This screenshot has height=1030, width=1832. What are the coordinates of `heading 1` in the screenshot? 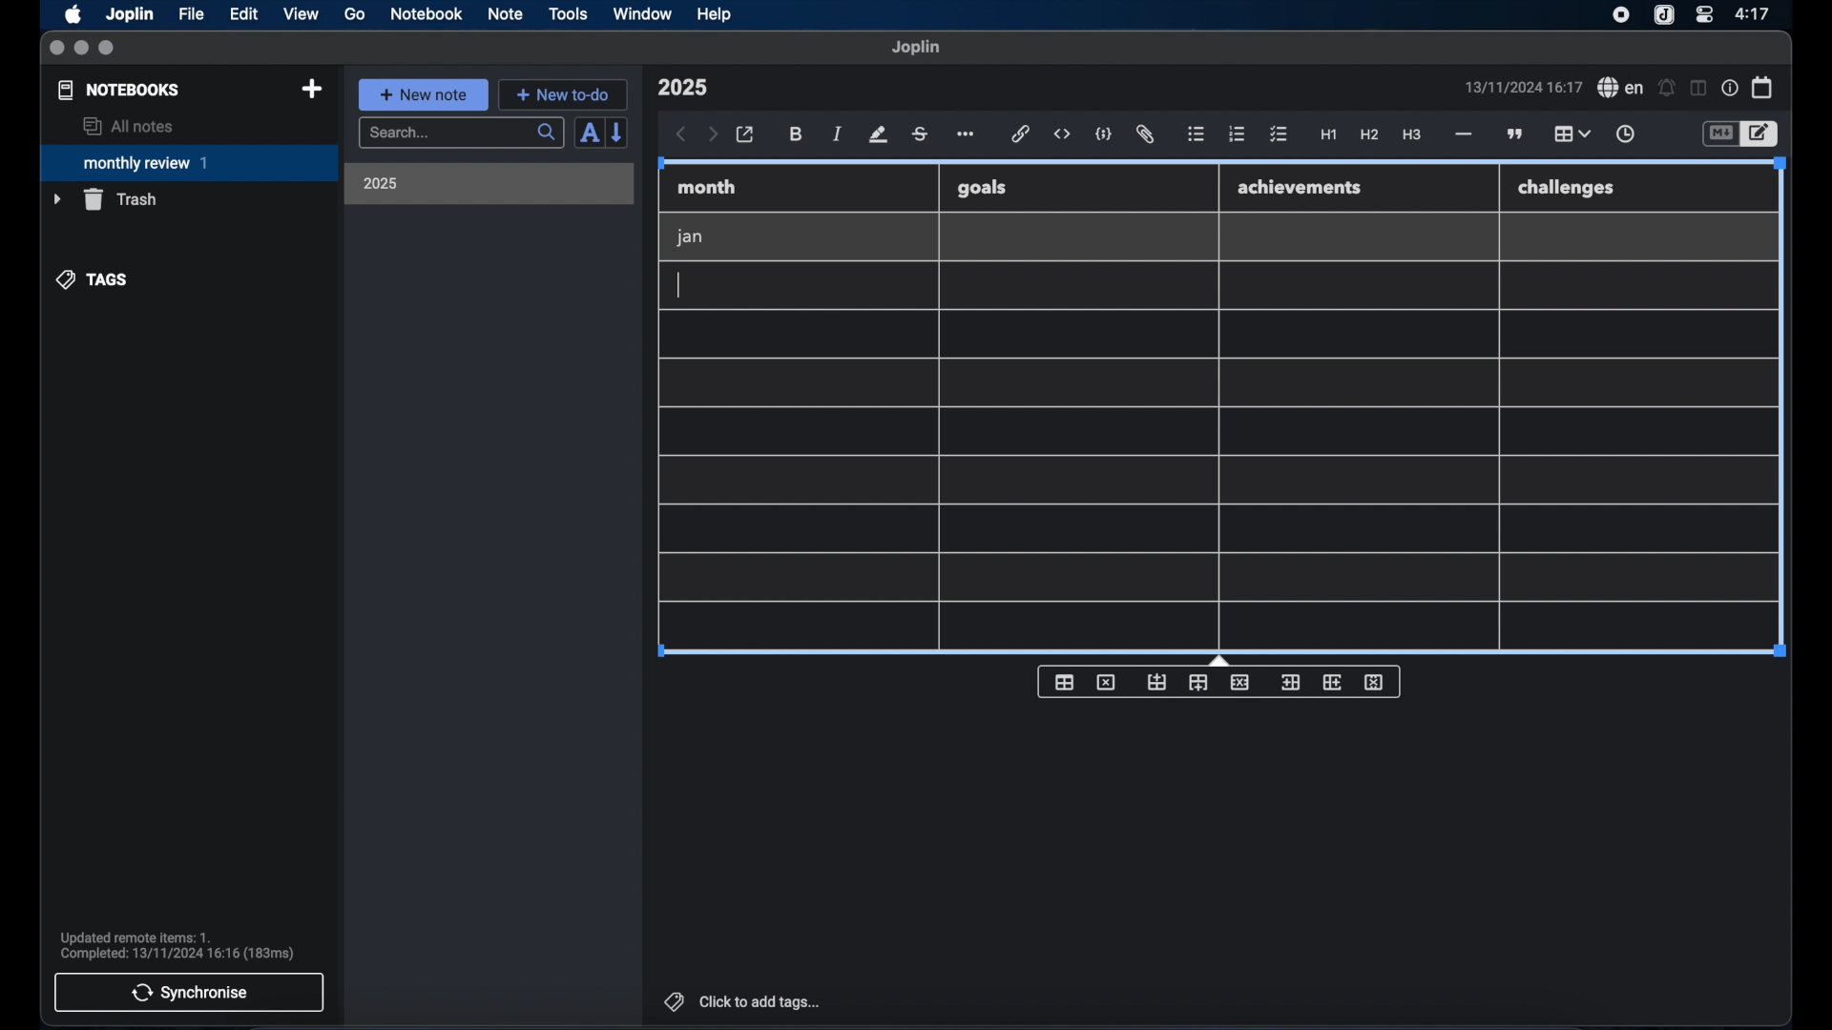 It's located at (1329, 135).